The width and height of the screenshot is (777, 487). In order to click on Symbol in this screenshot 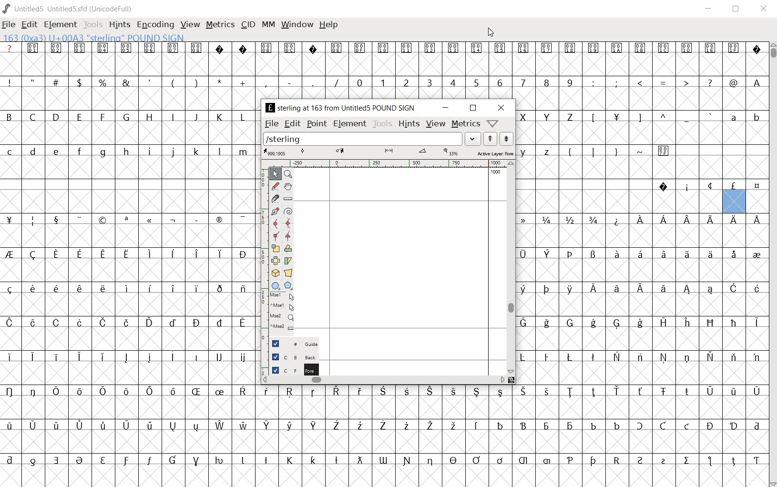, I will do `click(664, 461)`.